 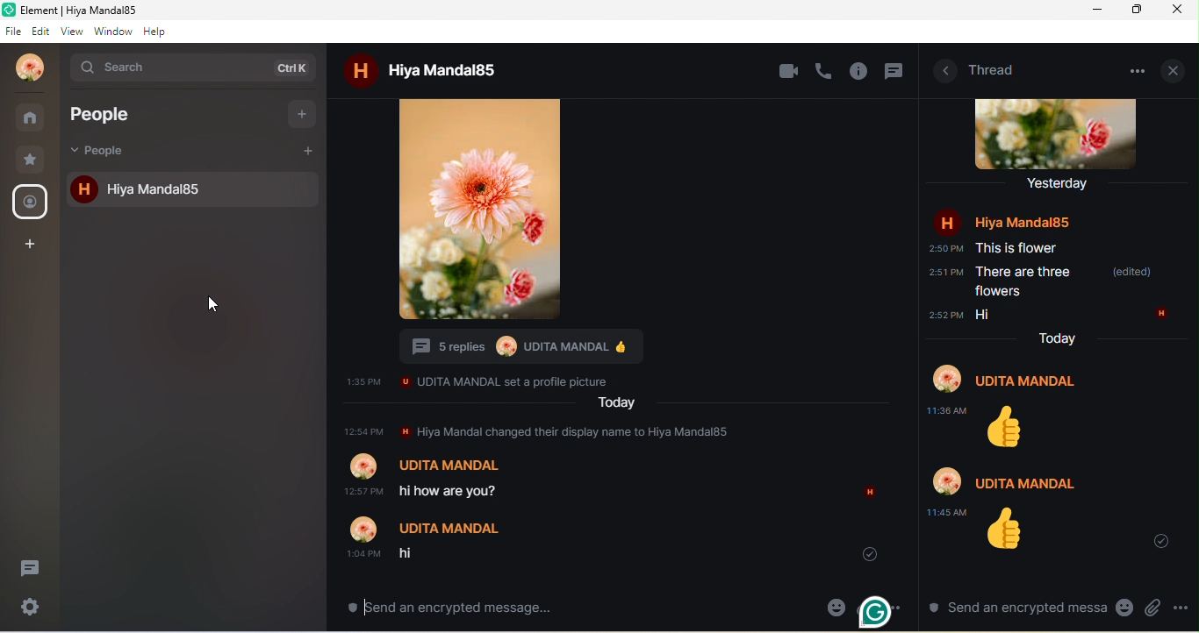 I want to click on emoji, so click(x=836, y=606).